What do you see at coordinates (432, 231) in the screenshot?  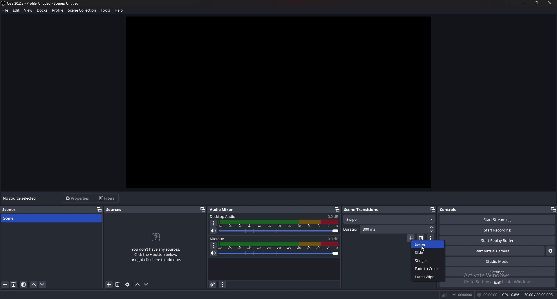 I see `decrease duration` at bounding box center [432, 231].